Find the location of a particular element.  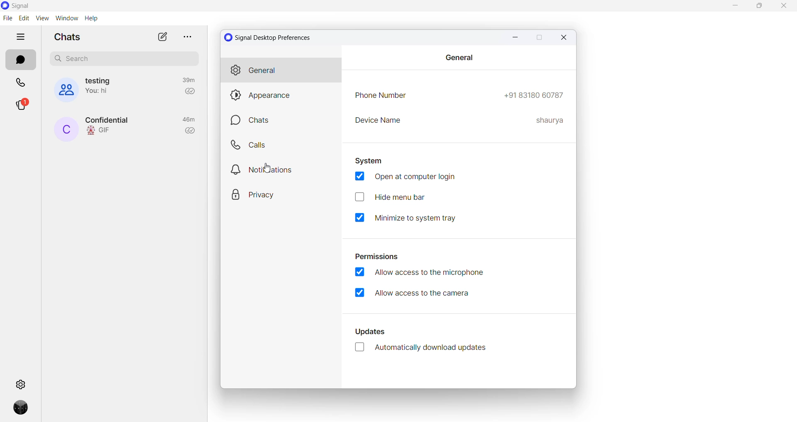

device name text is located at coordinates (379, 121).